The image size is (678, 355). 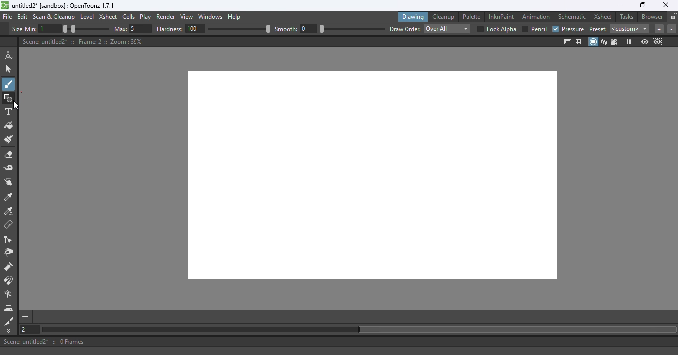 I want to click on max value, so click(x=141, y=28).